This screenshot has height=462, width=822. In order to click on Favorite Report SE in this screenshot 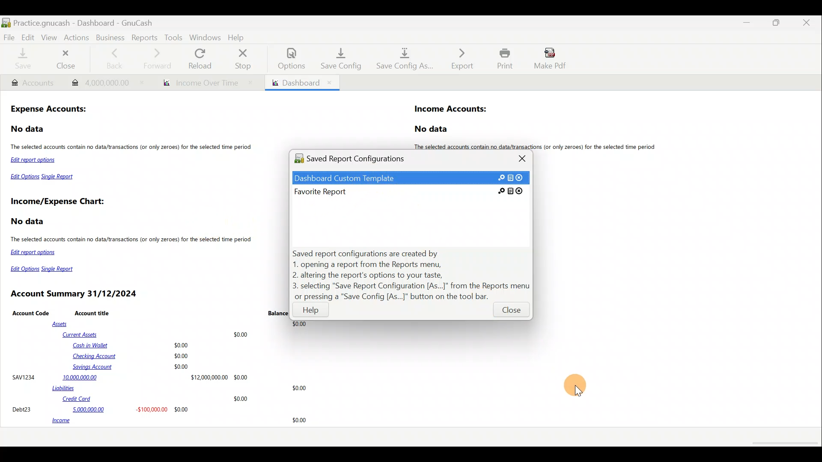, I will do `click(409, 193)`.